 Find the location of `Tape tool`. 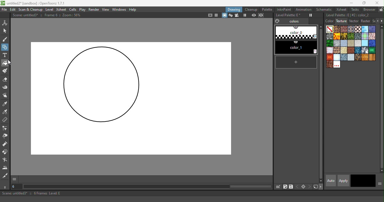

Tape tool is located at coordinates (6, 87).